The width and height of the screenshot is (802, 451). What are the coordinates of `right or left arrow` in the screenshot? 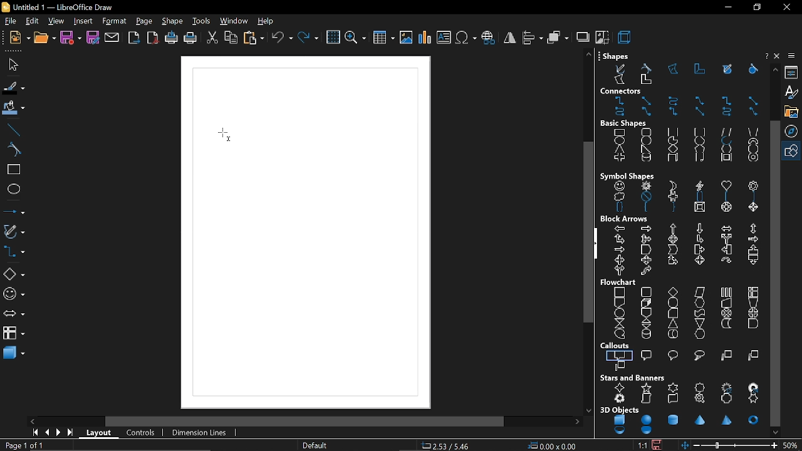 It's located at (618, 271).